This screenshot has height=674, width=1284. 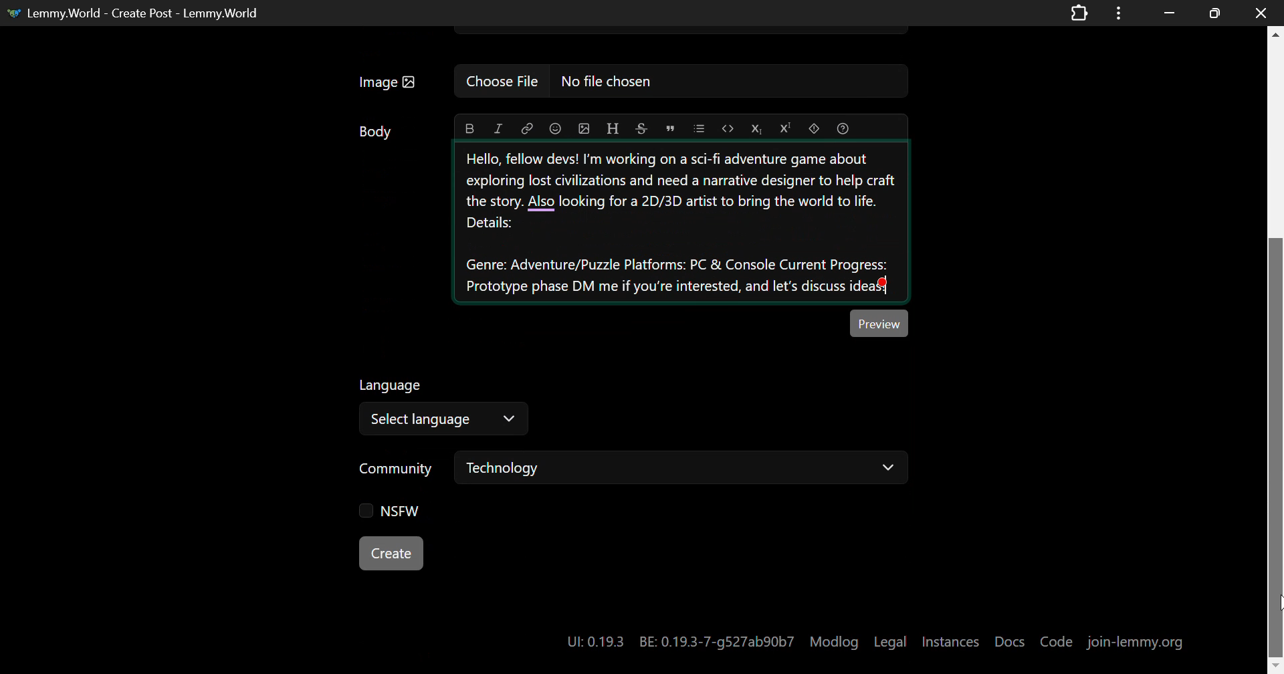 I want to click on Modlog, so click(x=835, y=641).